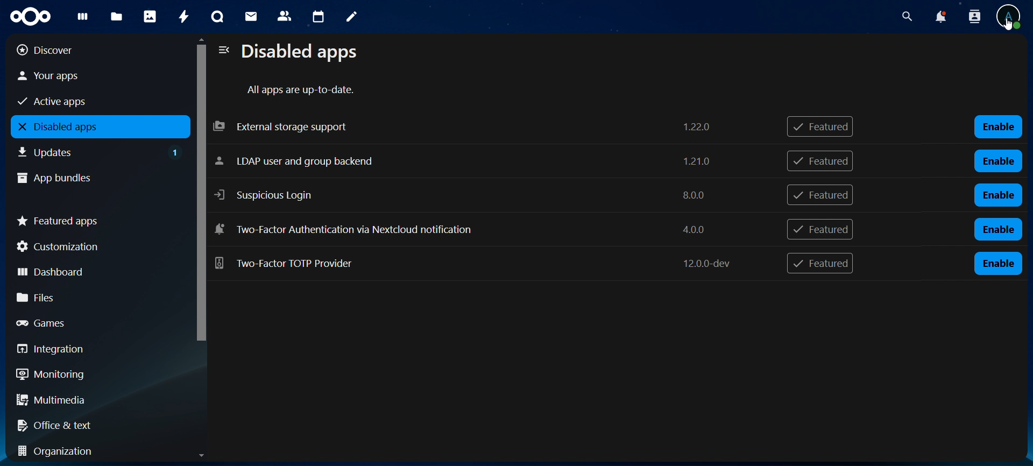 This screenshot has width=1033, height=466. I want to click on multimedia, so click(96, 402).